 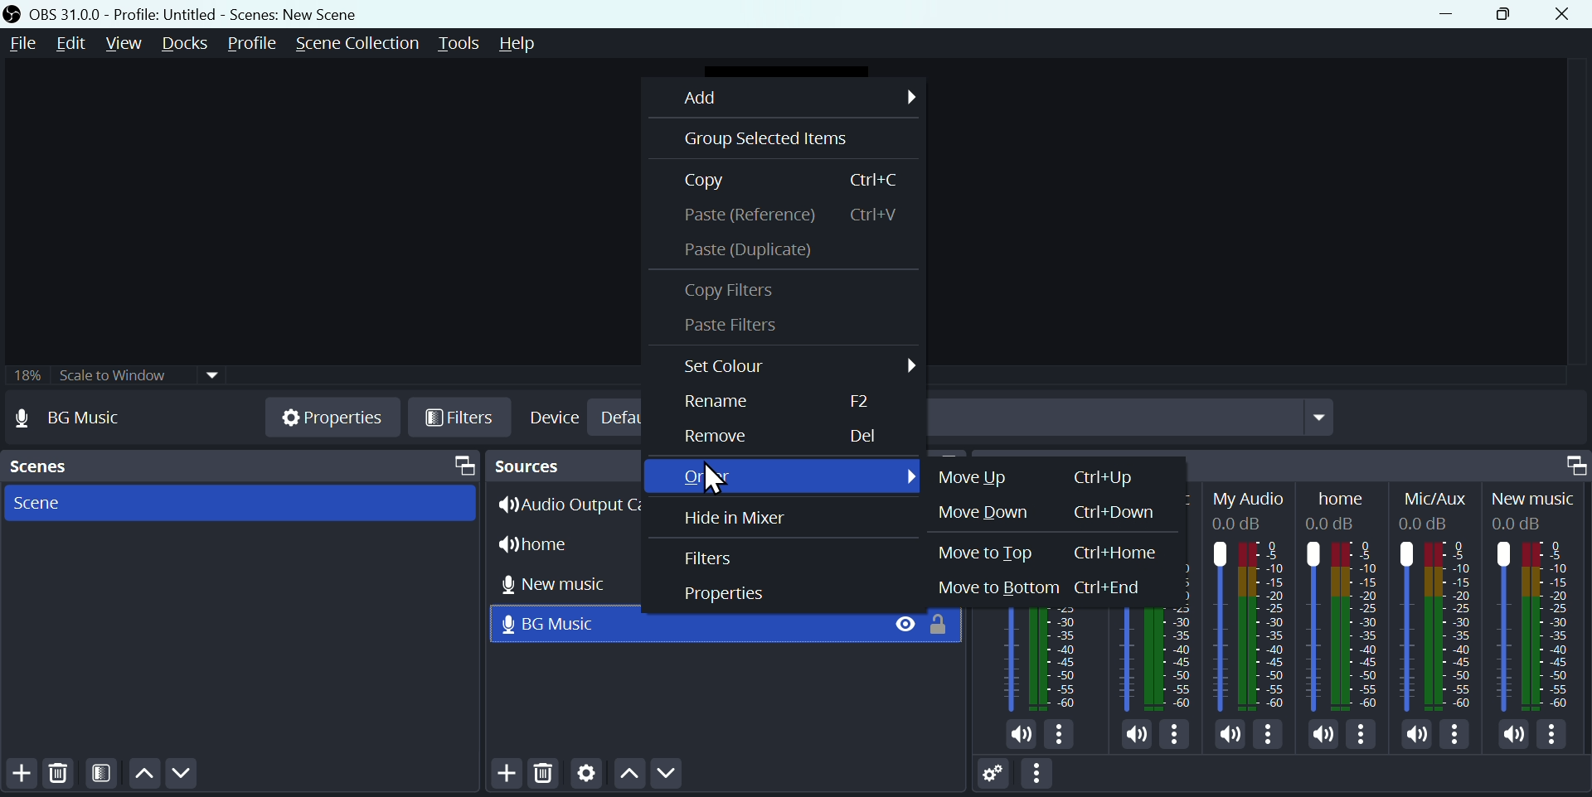 What do you see at coordinates (27, 374) in the screenshot?
I see `18%` at bounding box center [27, 374].